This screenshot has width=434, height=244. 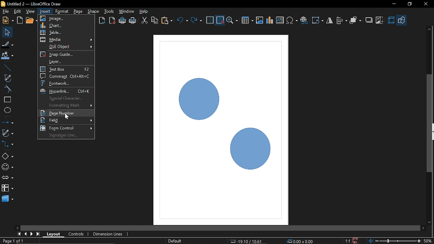 What do you see at coordinates (77, 11) in the screenshot?
I see `Page` at bounding box center [77, 11].